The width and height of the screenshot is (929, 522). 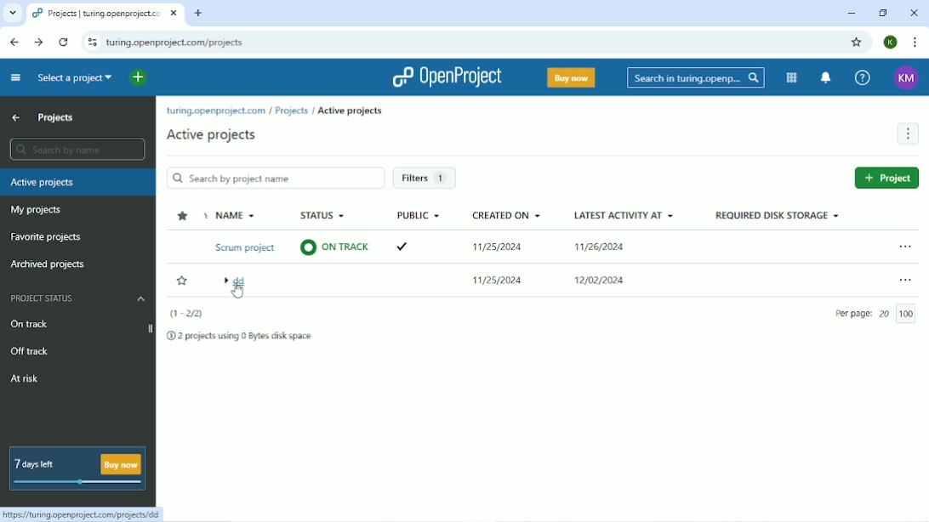 What do you see at coordinates (882, 12) in the screenshot?
I see `Restore down` at bounding box center [882, 12].